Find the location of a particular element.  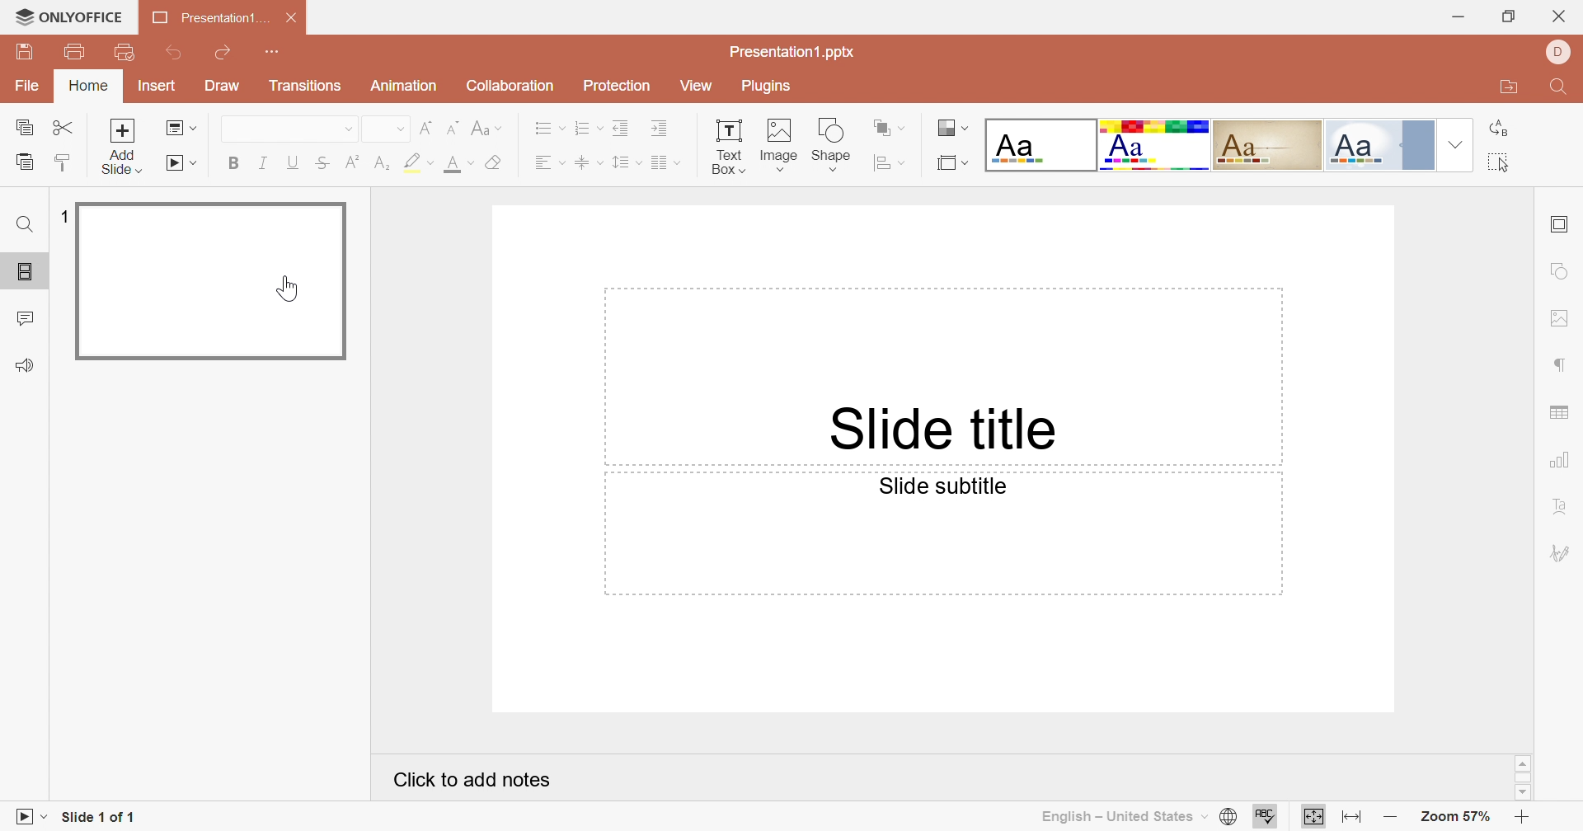

Shape settings is located at coordinates (1559, 270).